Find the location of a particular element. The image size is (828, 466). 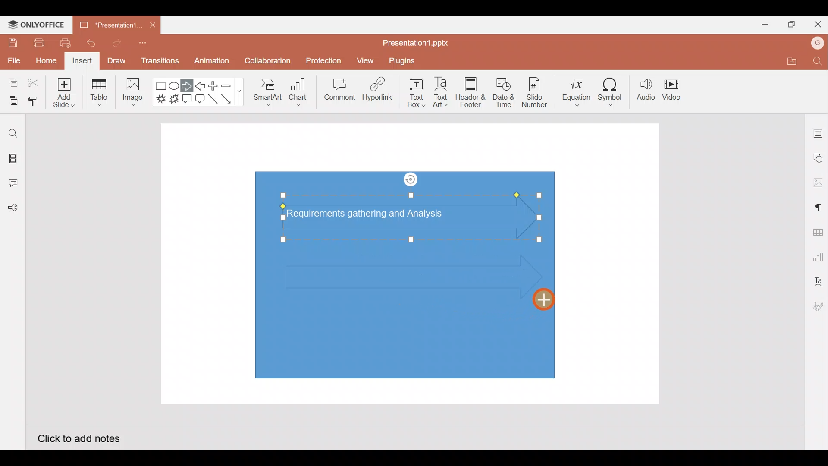

Right arrow is located at coordinates (187, 86).